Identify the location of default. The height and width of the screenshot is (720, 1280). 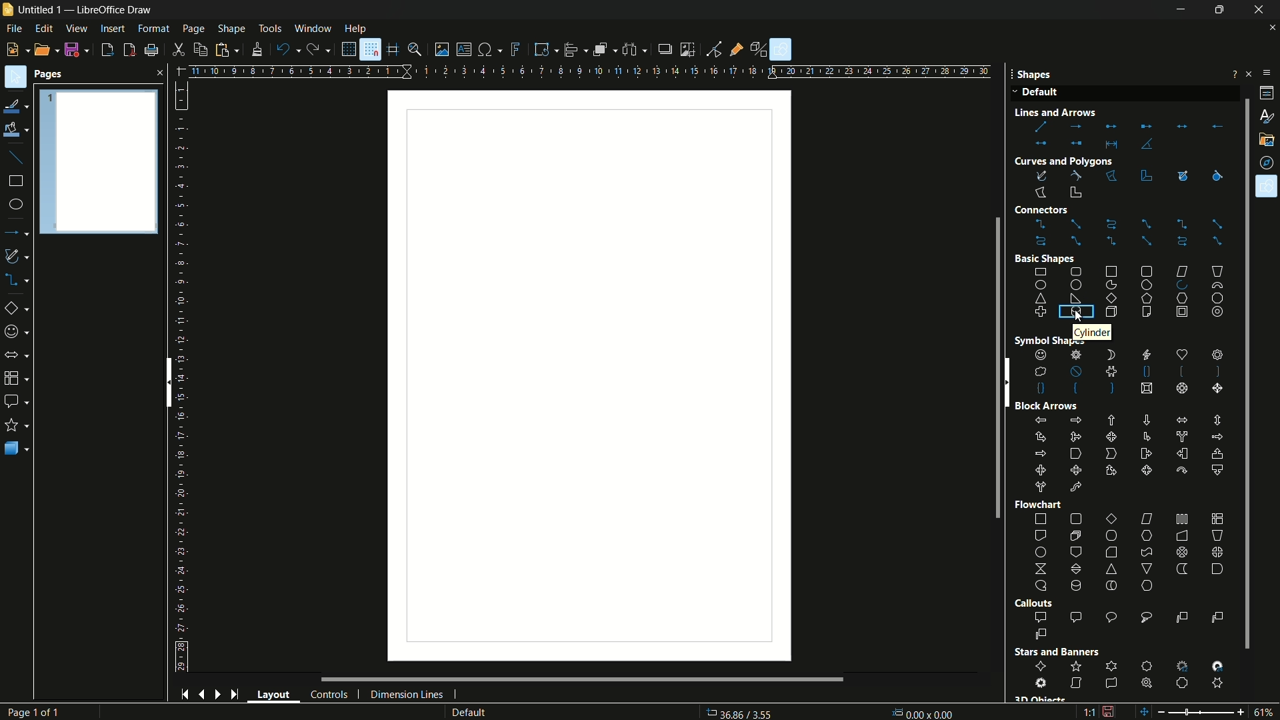
(487, 712).